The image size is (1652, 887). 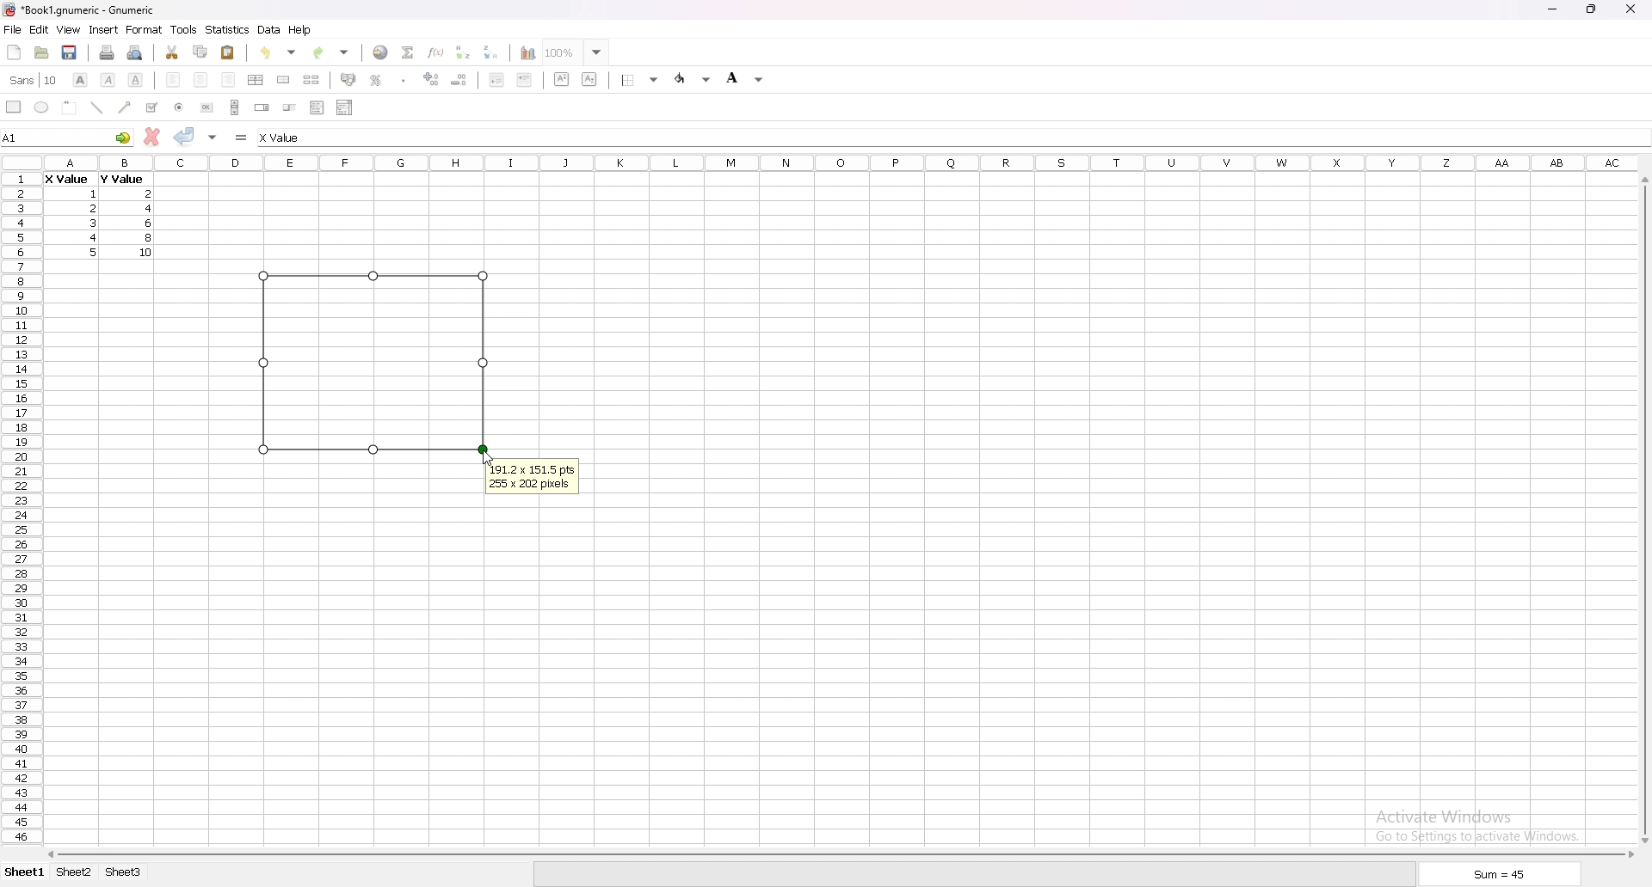 What do you see at coordinates (228, 29) in the screenshot?
I see `statistics` at bounding box center [228, 29].